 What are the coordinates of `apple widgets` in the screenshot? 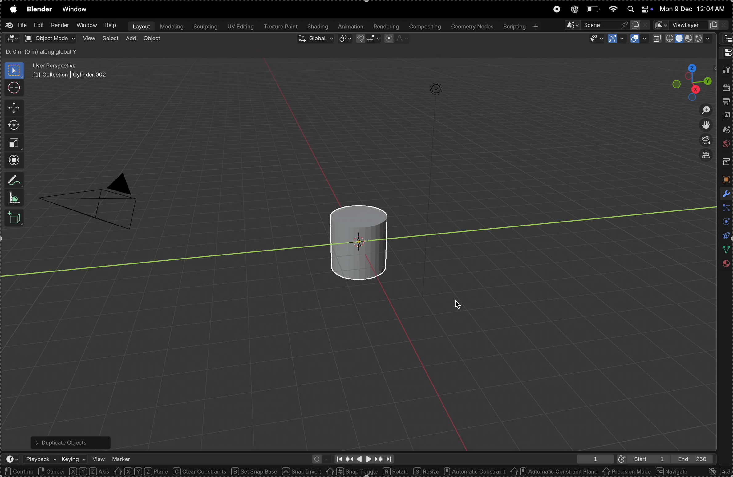 It's located at (638, 9).